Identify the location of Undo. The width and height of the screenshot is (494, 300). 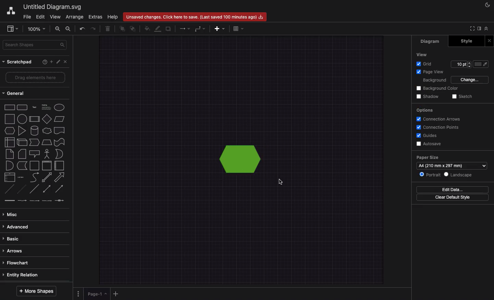
(81, 29).